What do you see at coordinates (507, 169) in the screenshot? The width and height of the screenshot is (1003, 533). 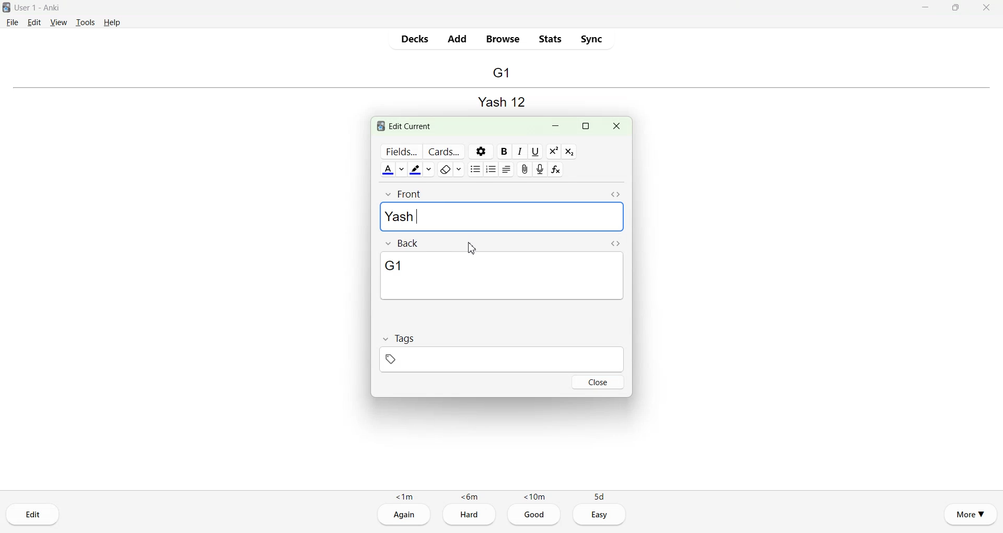 I see `Alignment` at bounding box center [507, 169].